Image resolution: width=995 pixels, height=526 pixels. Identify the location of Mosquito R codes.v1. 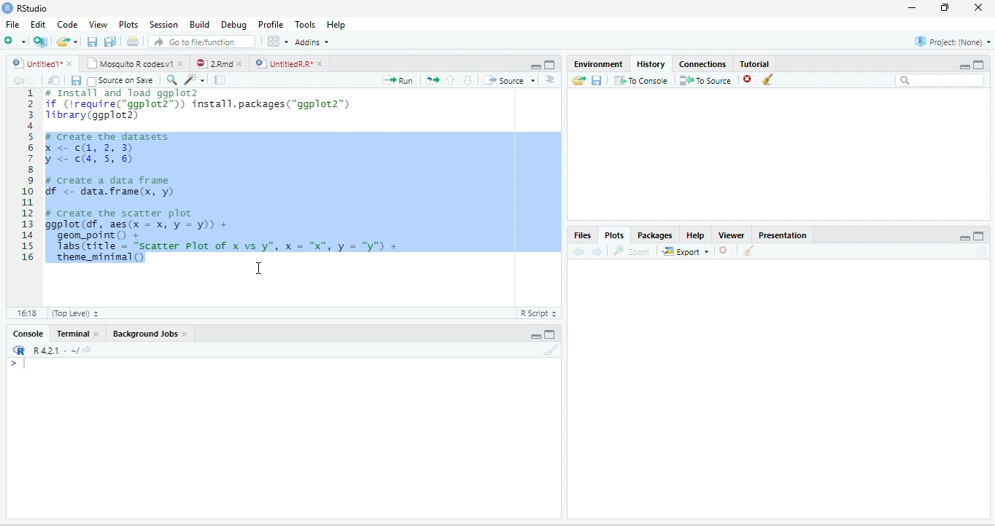
(128, 63).